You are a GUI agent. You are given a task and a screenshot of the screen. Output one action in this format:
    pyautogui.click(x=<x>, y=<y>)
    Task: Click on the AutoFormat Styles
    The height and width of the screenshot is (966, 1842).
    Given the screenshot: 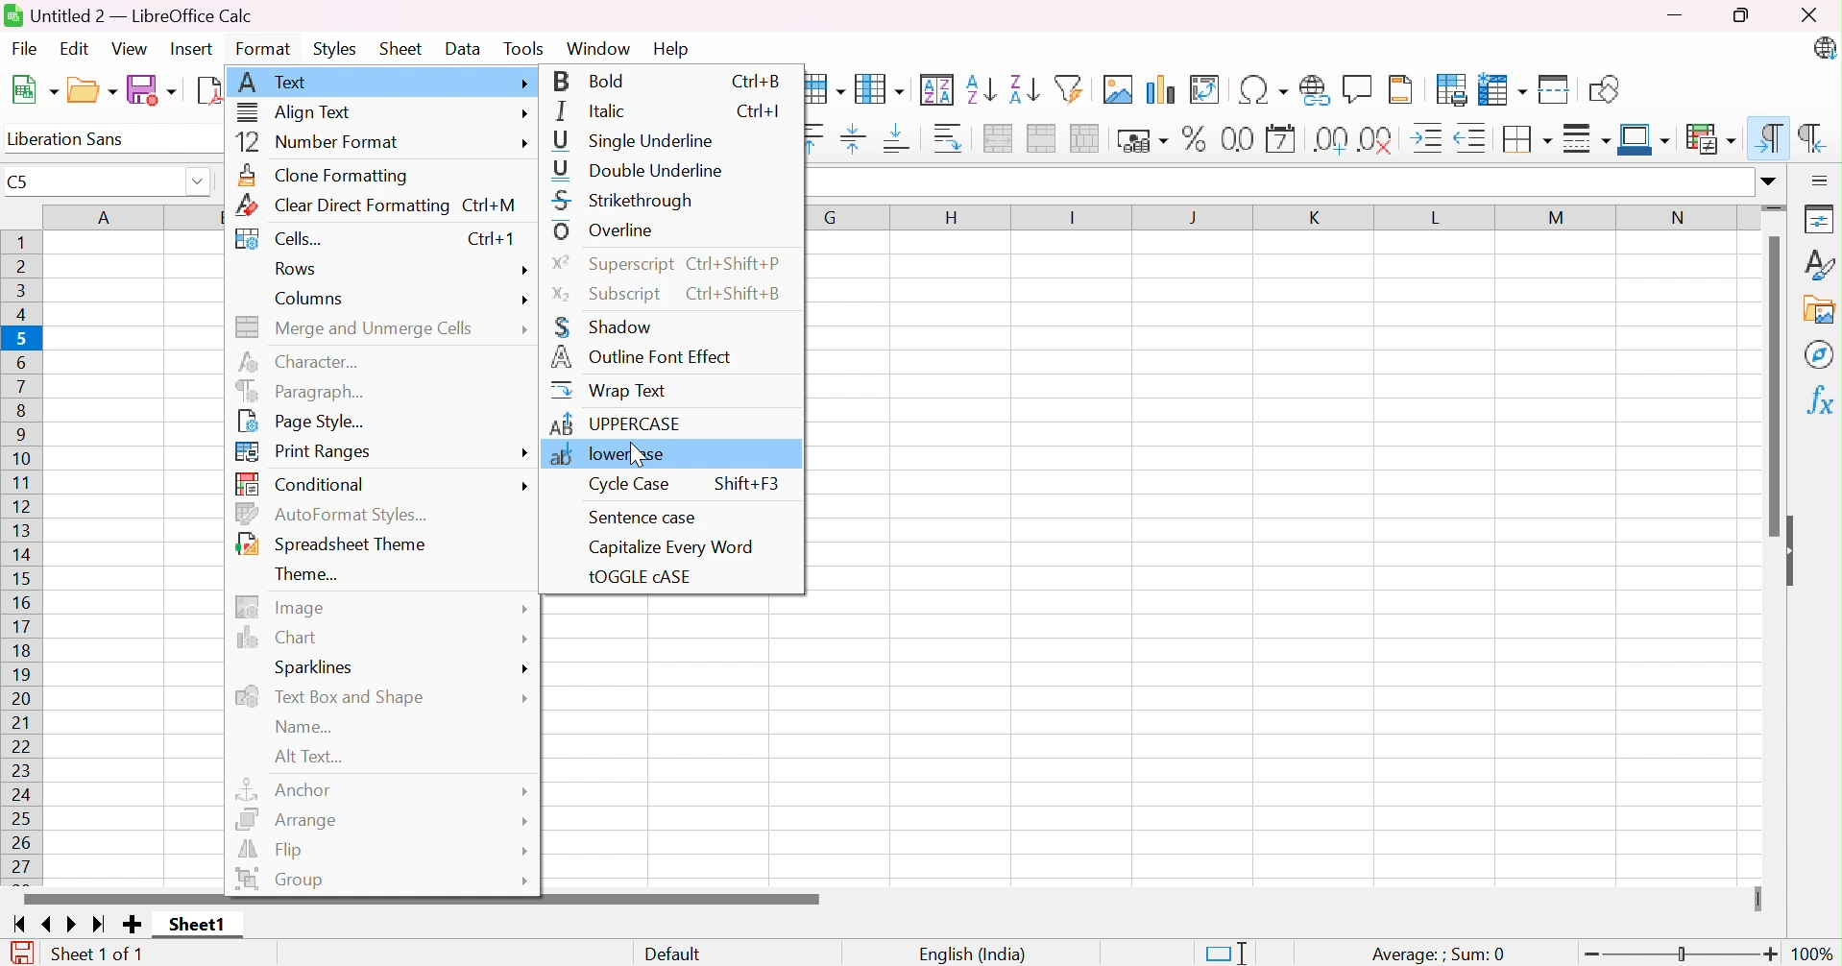 What is the action you would take?
    pyautogui.click(x=334, y=512)
    